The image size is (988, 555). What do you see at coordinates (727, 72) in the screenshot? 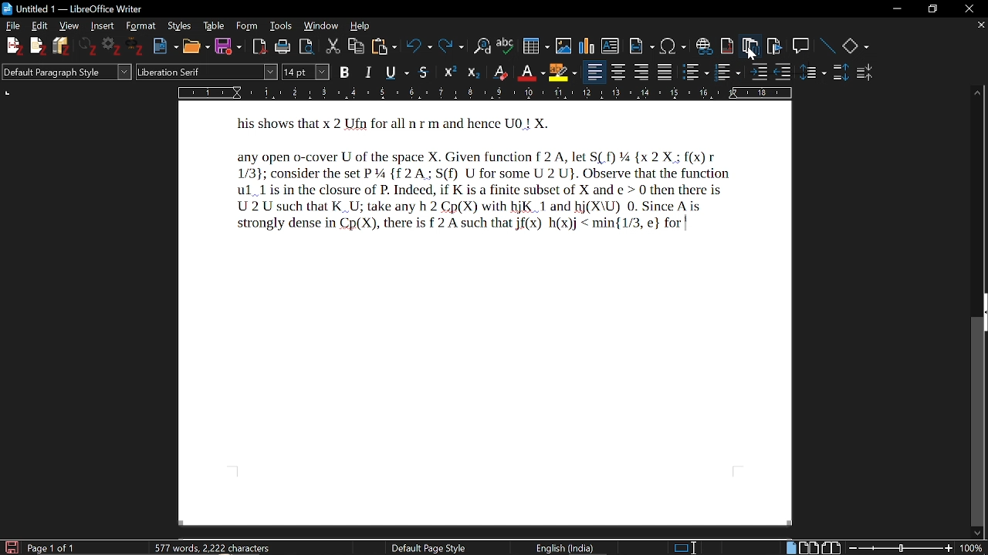
I see `Toggle unordered list` at bounding box center [727, 72].